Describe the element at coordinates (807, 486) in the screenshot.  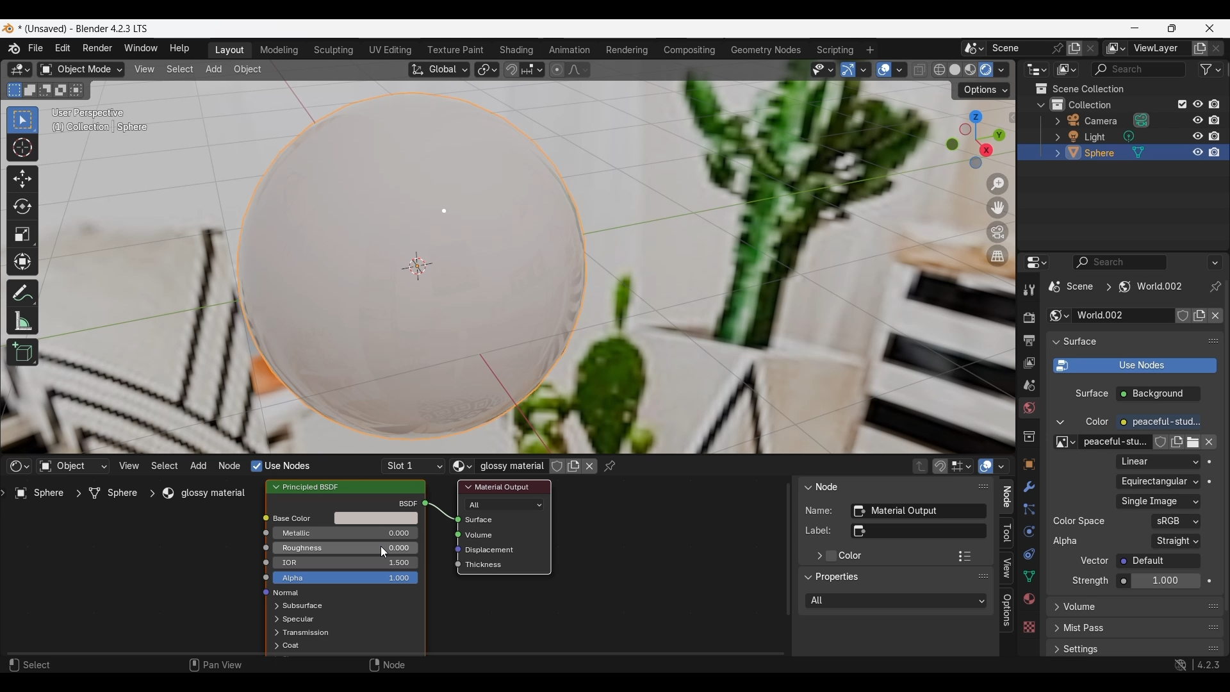
I see `Collapse` at that location.